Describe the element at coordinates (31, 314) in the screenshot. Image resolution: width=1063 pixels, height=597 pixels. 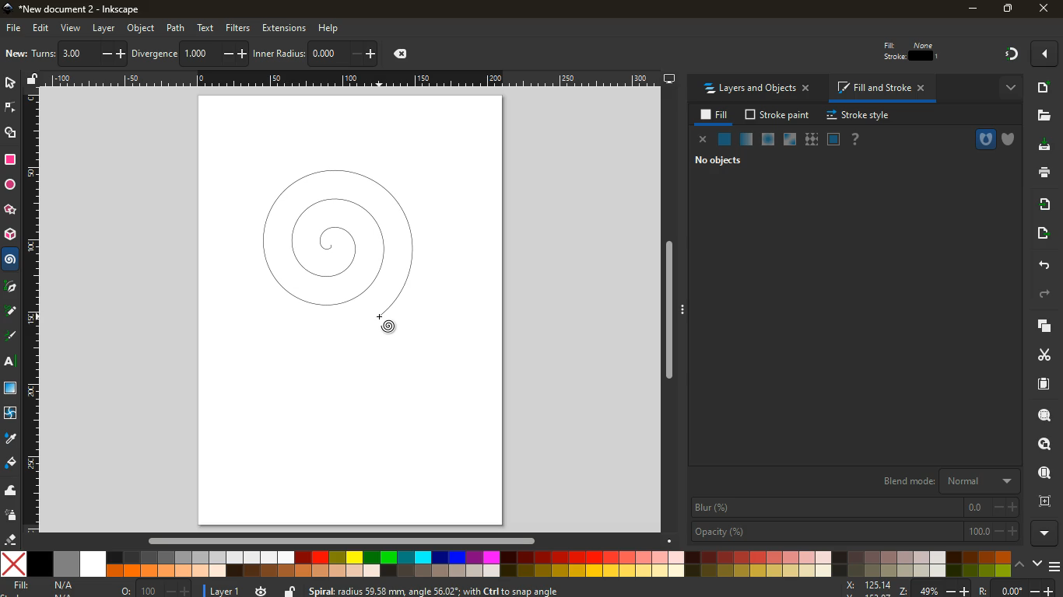
I see `` at that location.